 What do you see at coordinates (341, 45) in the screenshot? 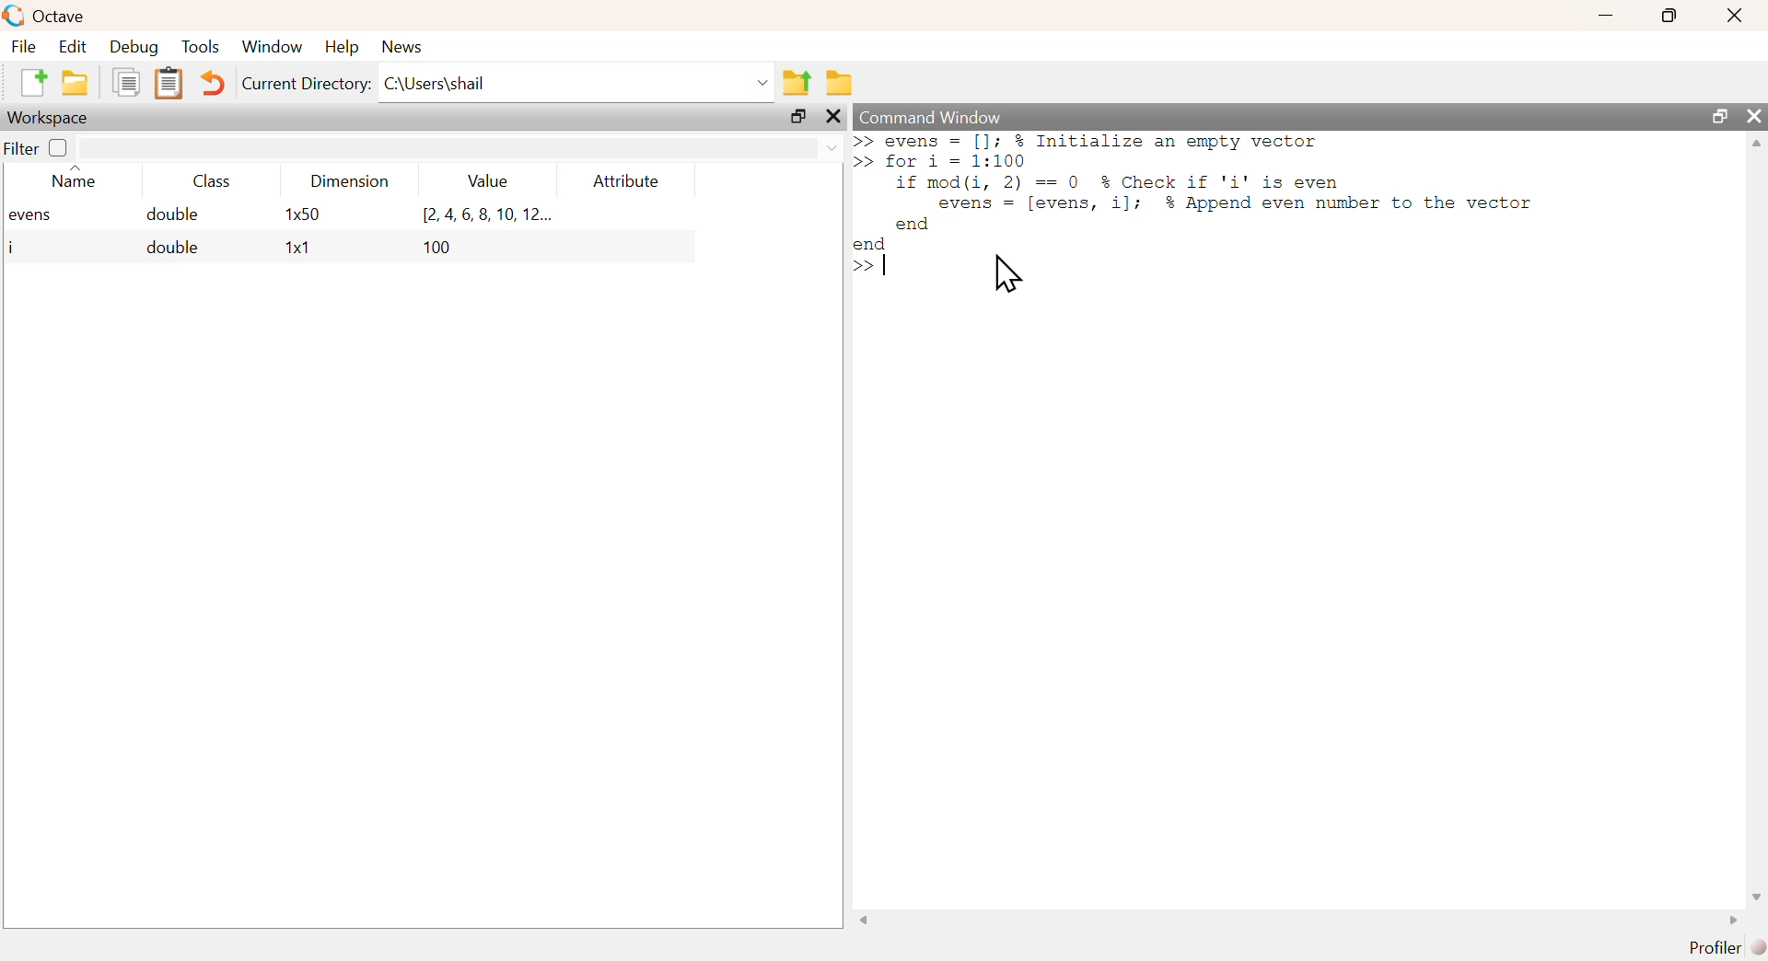
I see `help` at bounding box center [341, 45].